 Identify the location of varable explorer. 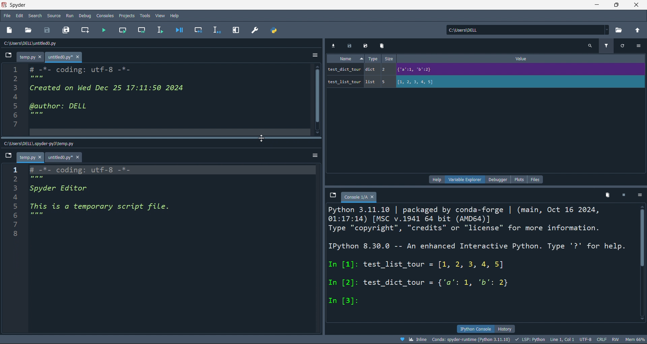
(464, 180).